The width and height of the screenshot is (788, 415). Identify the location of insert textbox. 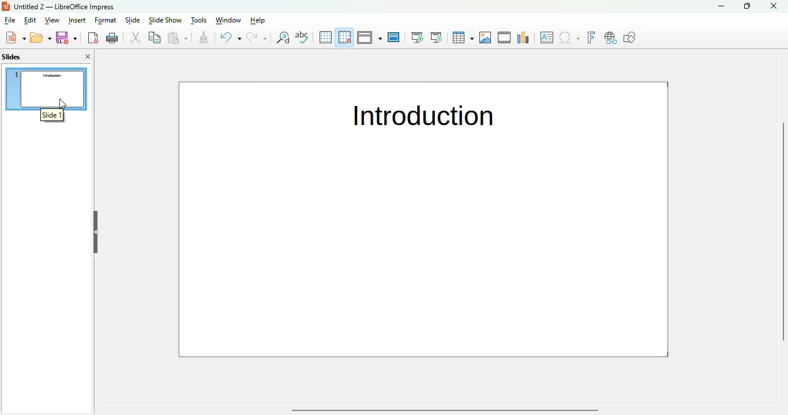
(547, 37).